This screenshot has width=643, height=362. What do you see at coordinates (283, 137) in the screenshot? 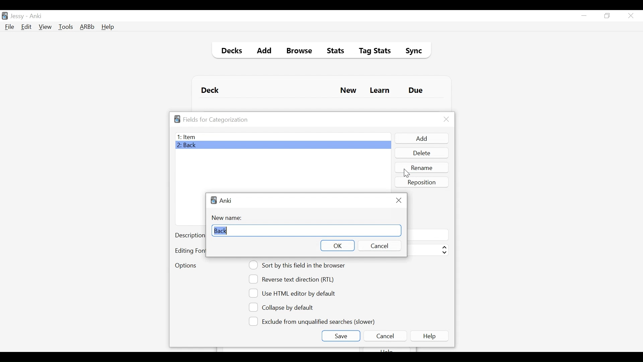
I see `Front` at bounding box center [283, 137].